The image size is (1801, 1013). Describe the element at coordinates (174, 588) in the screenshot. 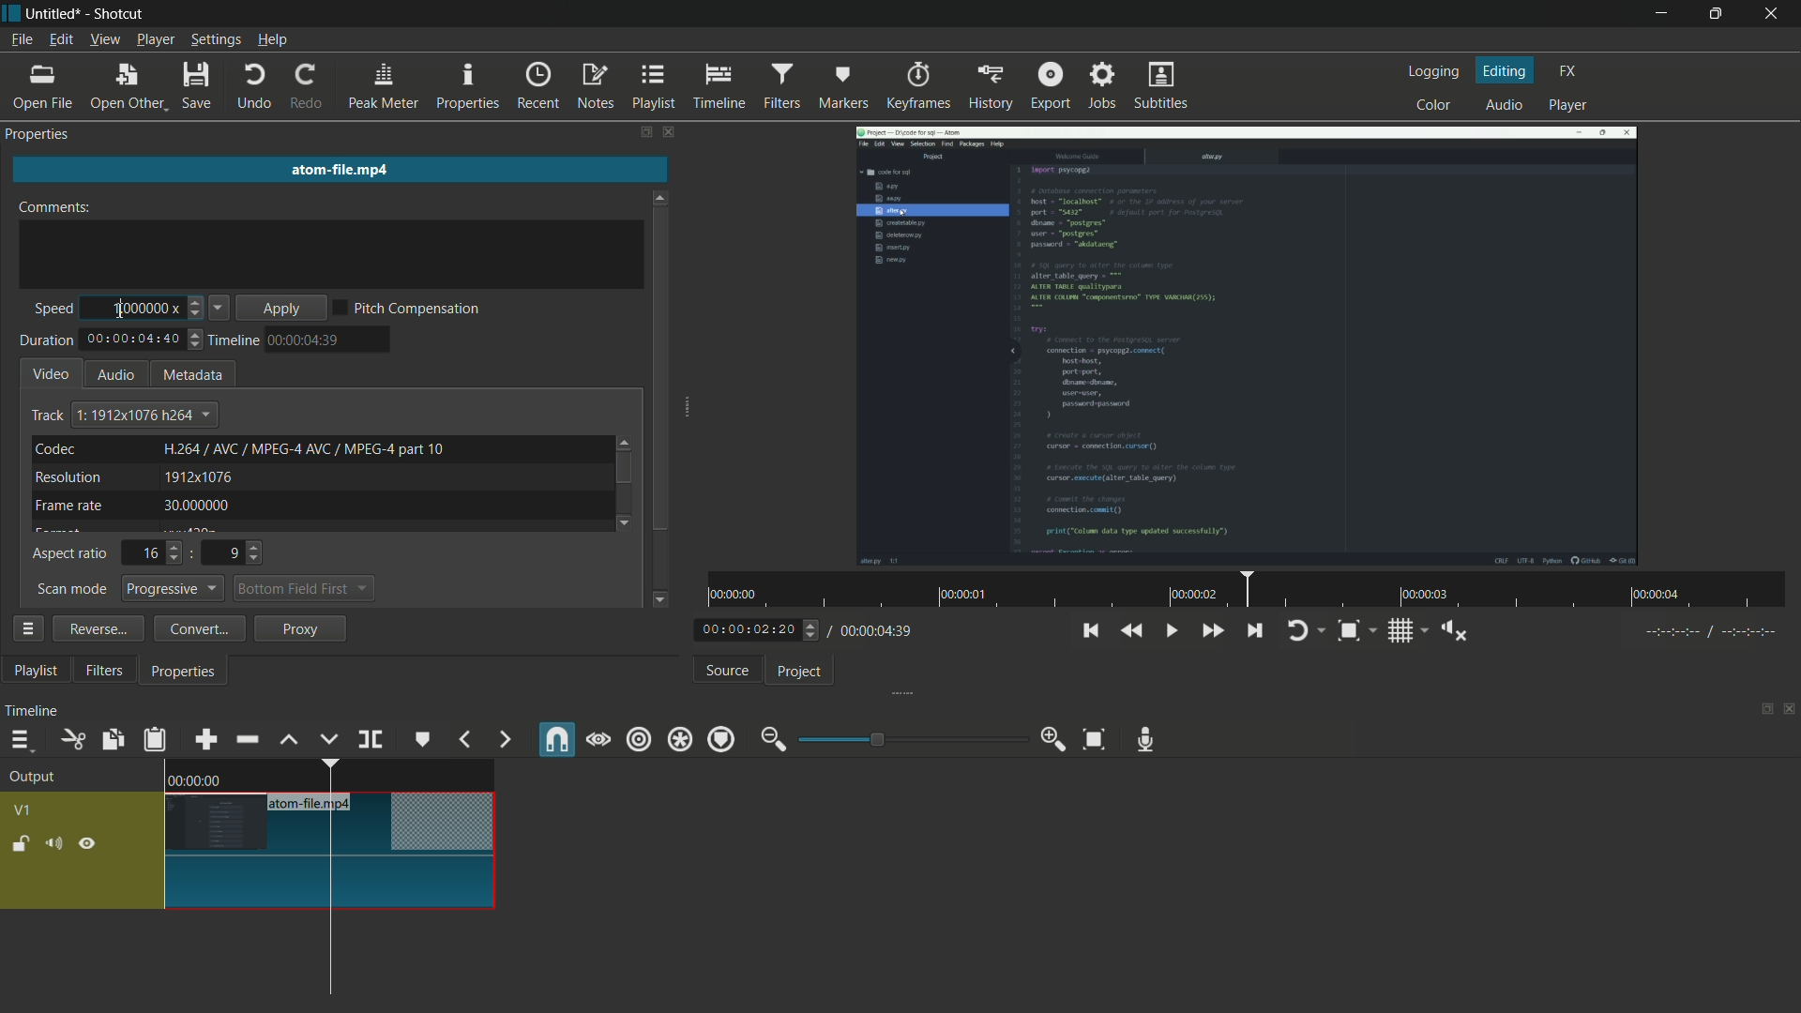

I see `progressive` at that location.